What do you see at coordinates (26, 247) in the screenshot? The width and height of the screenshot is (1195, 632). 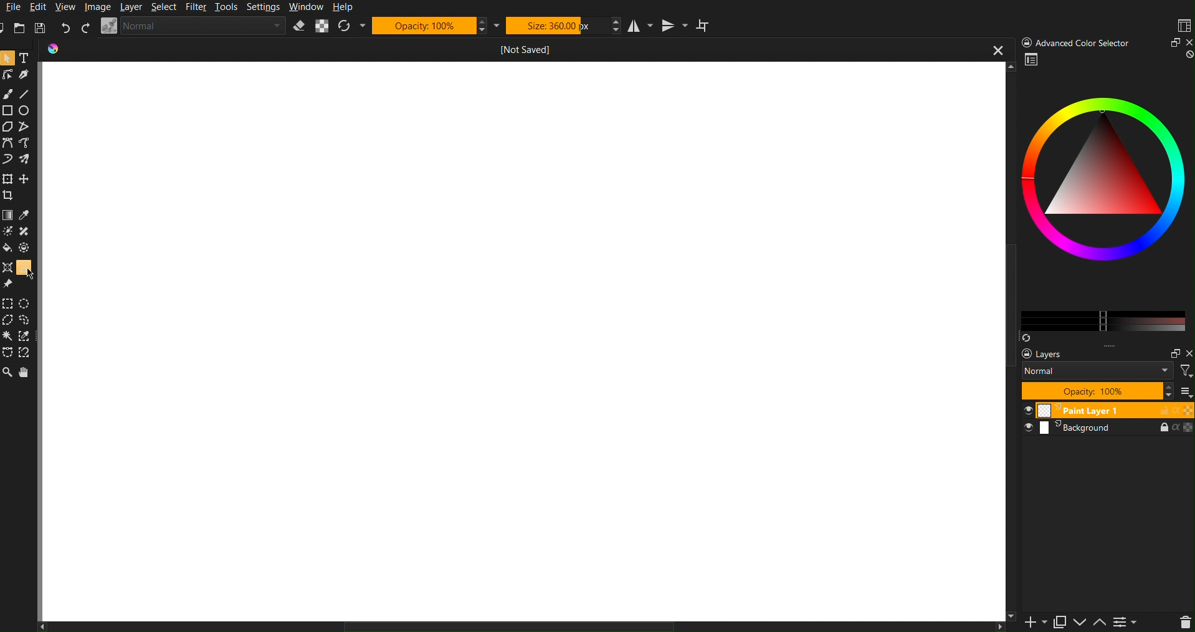 I see `Color Pallete` at bounding box center [26, 247].